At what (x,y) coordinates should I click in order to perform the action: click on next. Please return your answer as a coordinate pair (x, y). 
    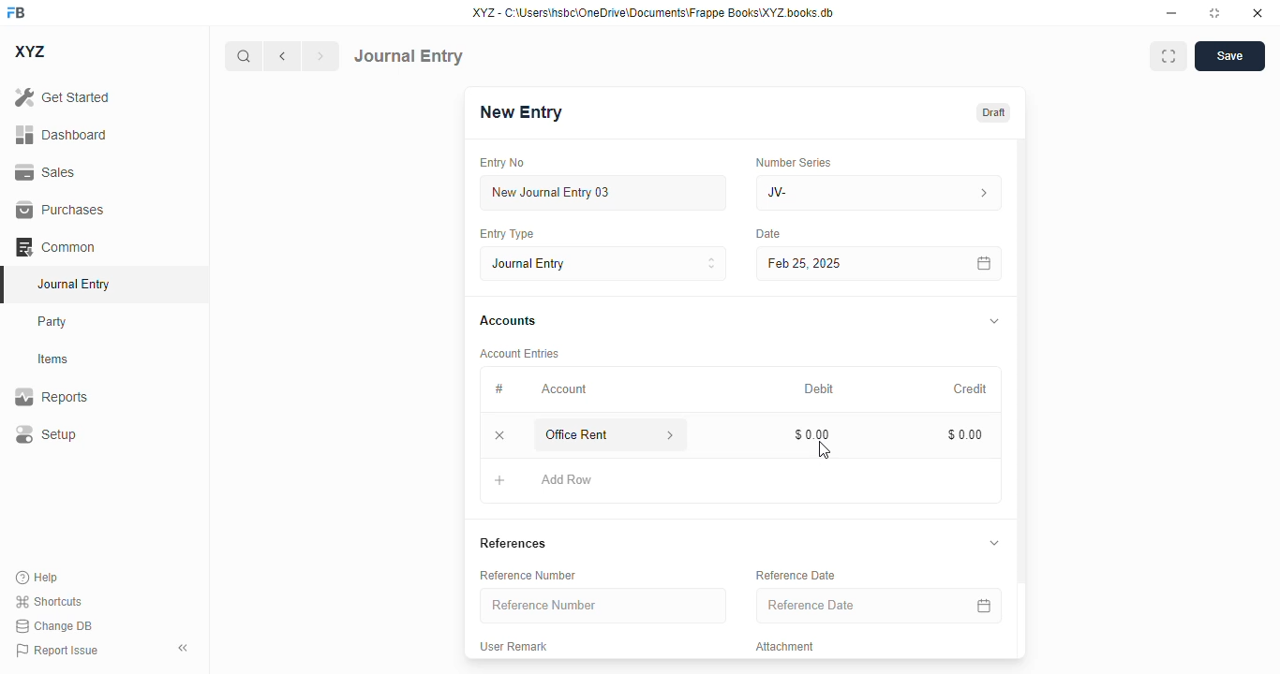
    Looking at the image, I should click on (321, 56).